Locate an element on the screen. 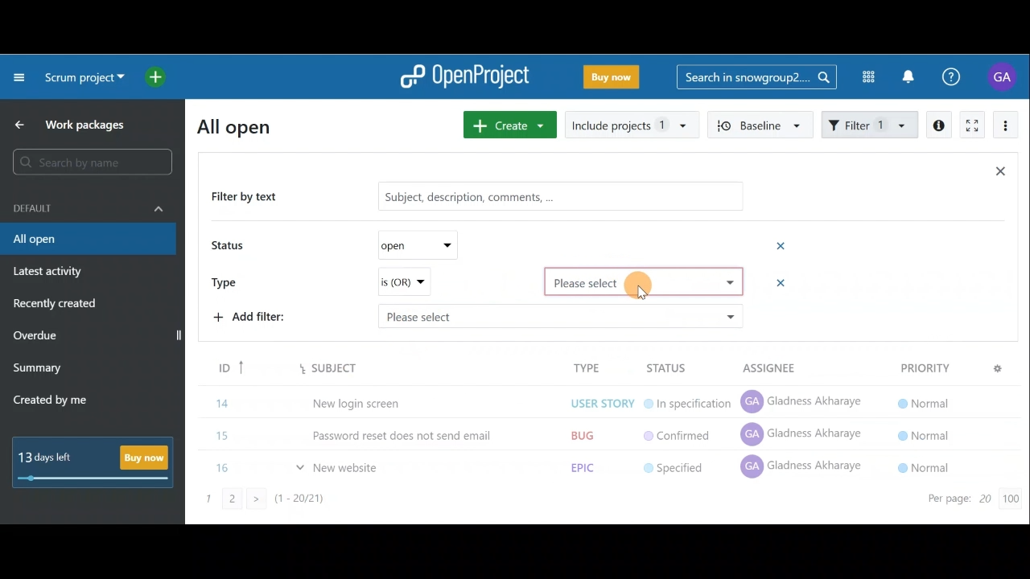 The width and height of the screenshot is (1030, 579). Collapse project menu is located at coordinates (20, 76).